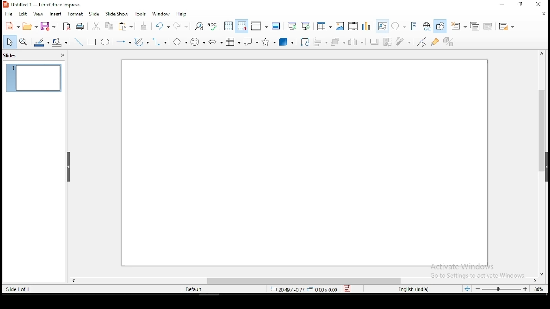 The image size is (550, 309). Describe the element at coordinates (92, 42) in the screenshot. I see `rectangle tool` at that location.